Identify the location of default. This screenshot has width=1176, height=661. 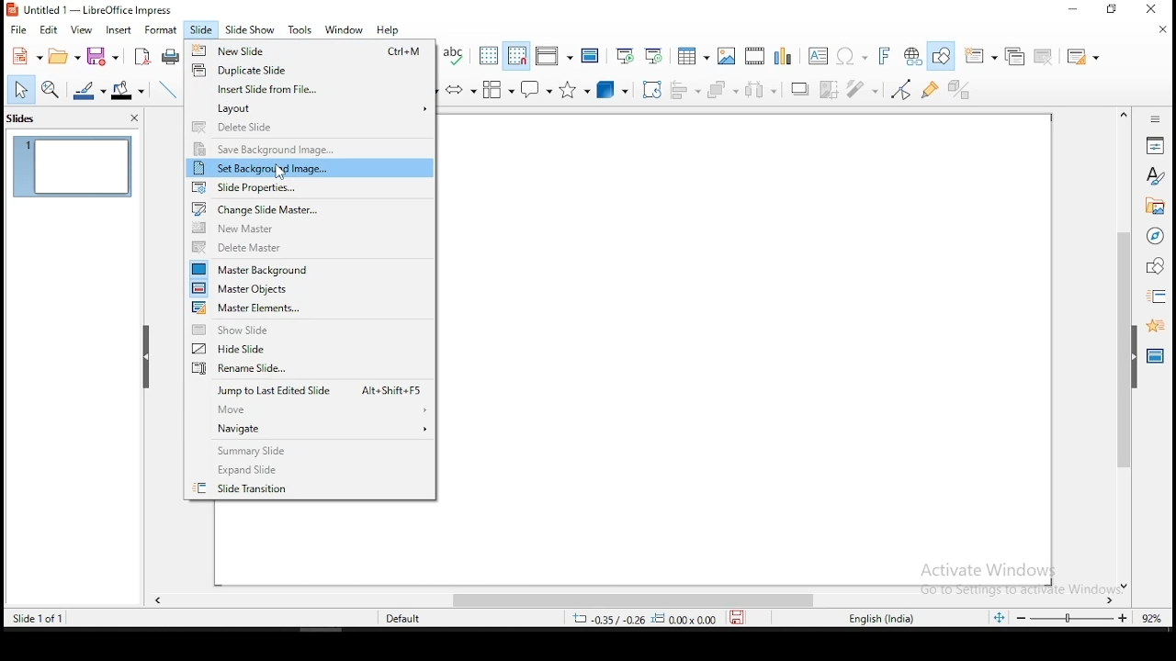
(391, 619).